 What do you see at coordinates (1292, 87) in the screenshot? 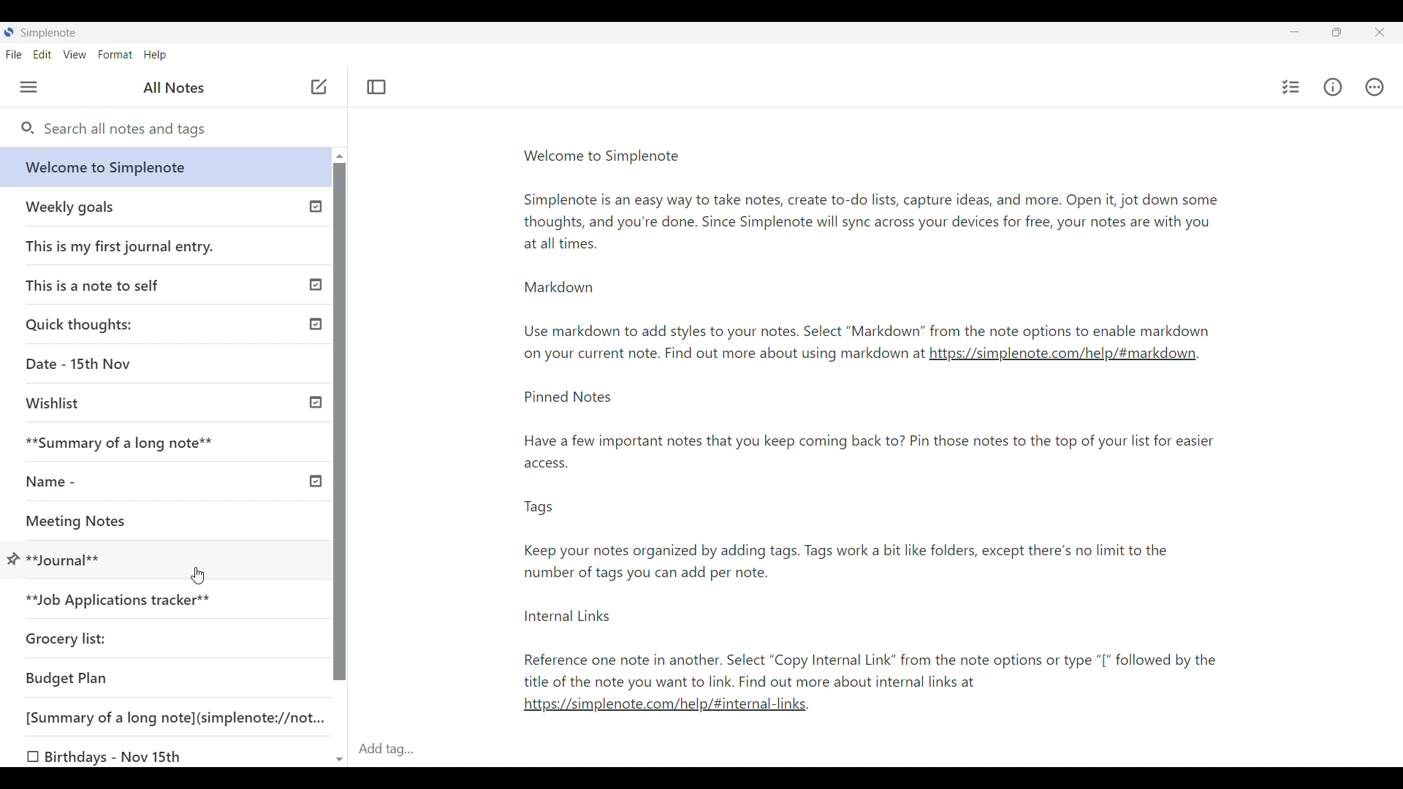
I see `Insert checklist` at bounding box center [1292, 87].